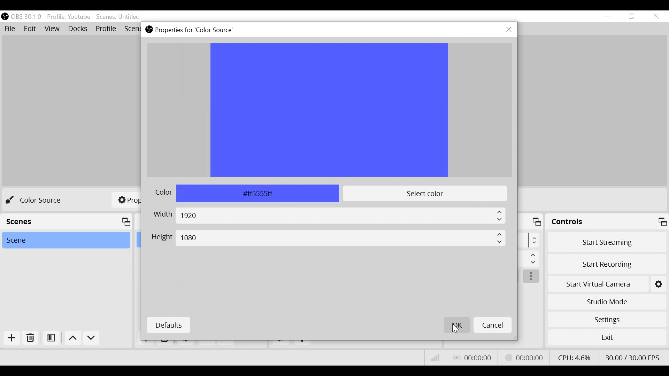  Describe the element at coordinates (30, 28) in the screenshot. I see `Edit` at that location.